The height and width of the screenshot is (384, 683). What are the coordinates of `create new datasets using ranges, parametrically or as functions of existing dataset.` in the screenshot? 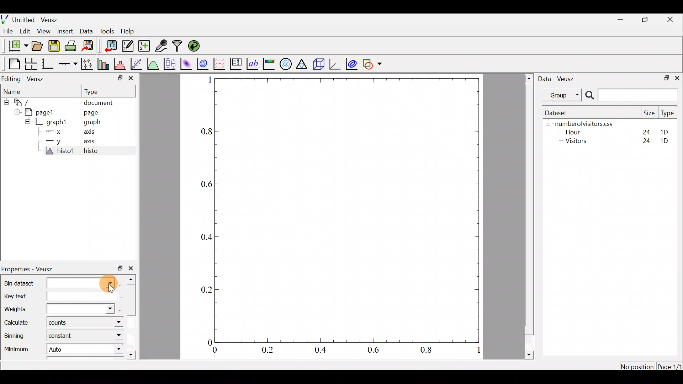 It's located at (145, 45).